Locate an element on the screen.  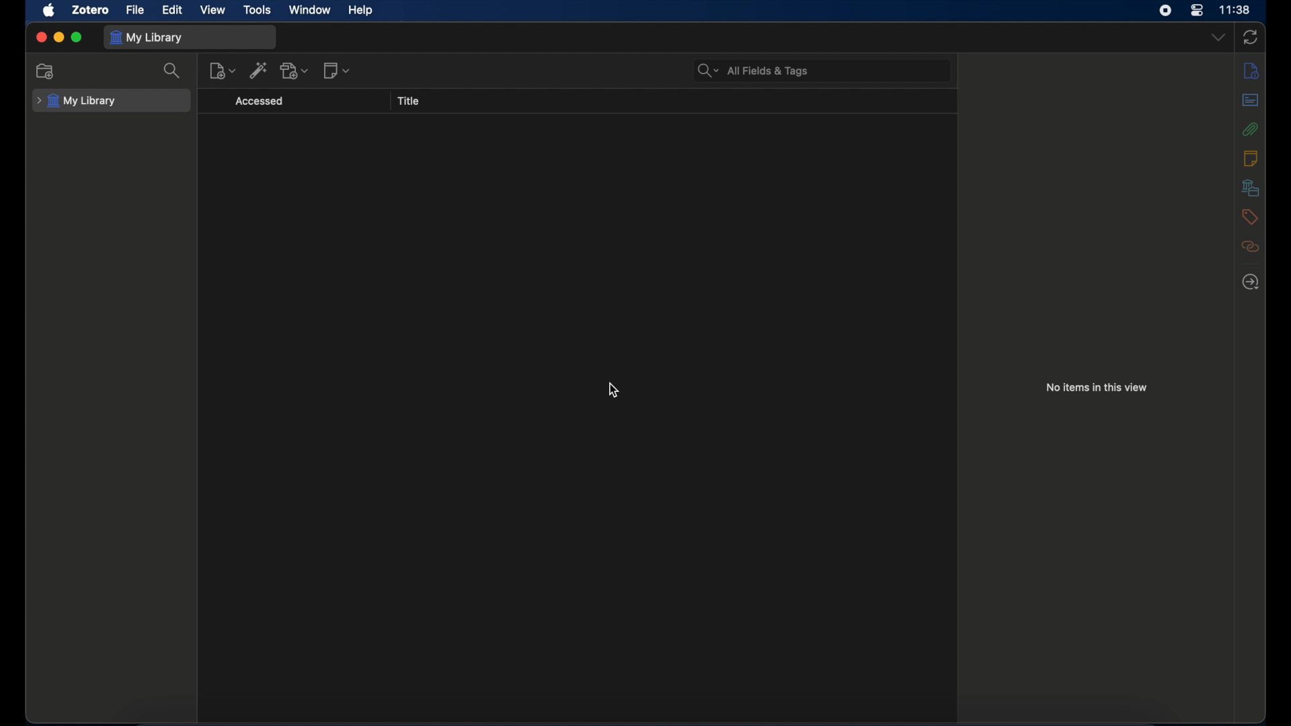
close is located at coordinates (41, 37).